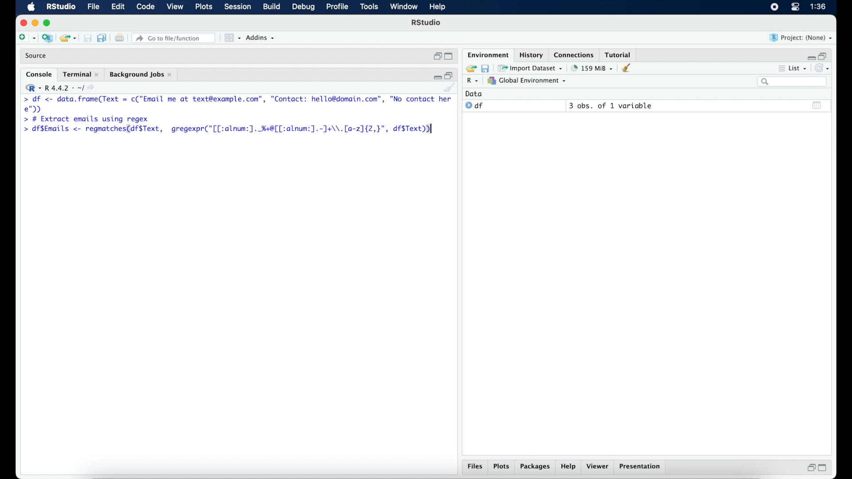 The height and width of the screenshot is (479, 852). Describe the element at coordinates (530, 55) in the screenshot. I see `History` at that location.